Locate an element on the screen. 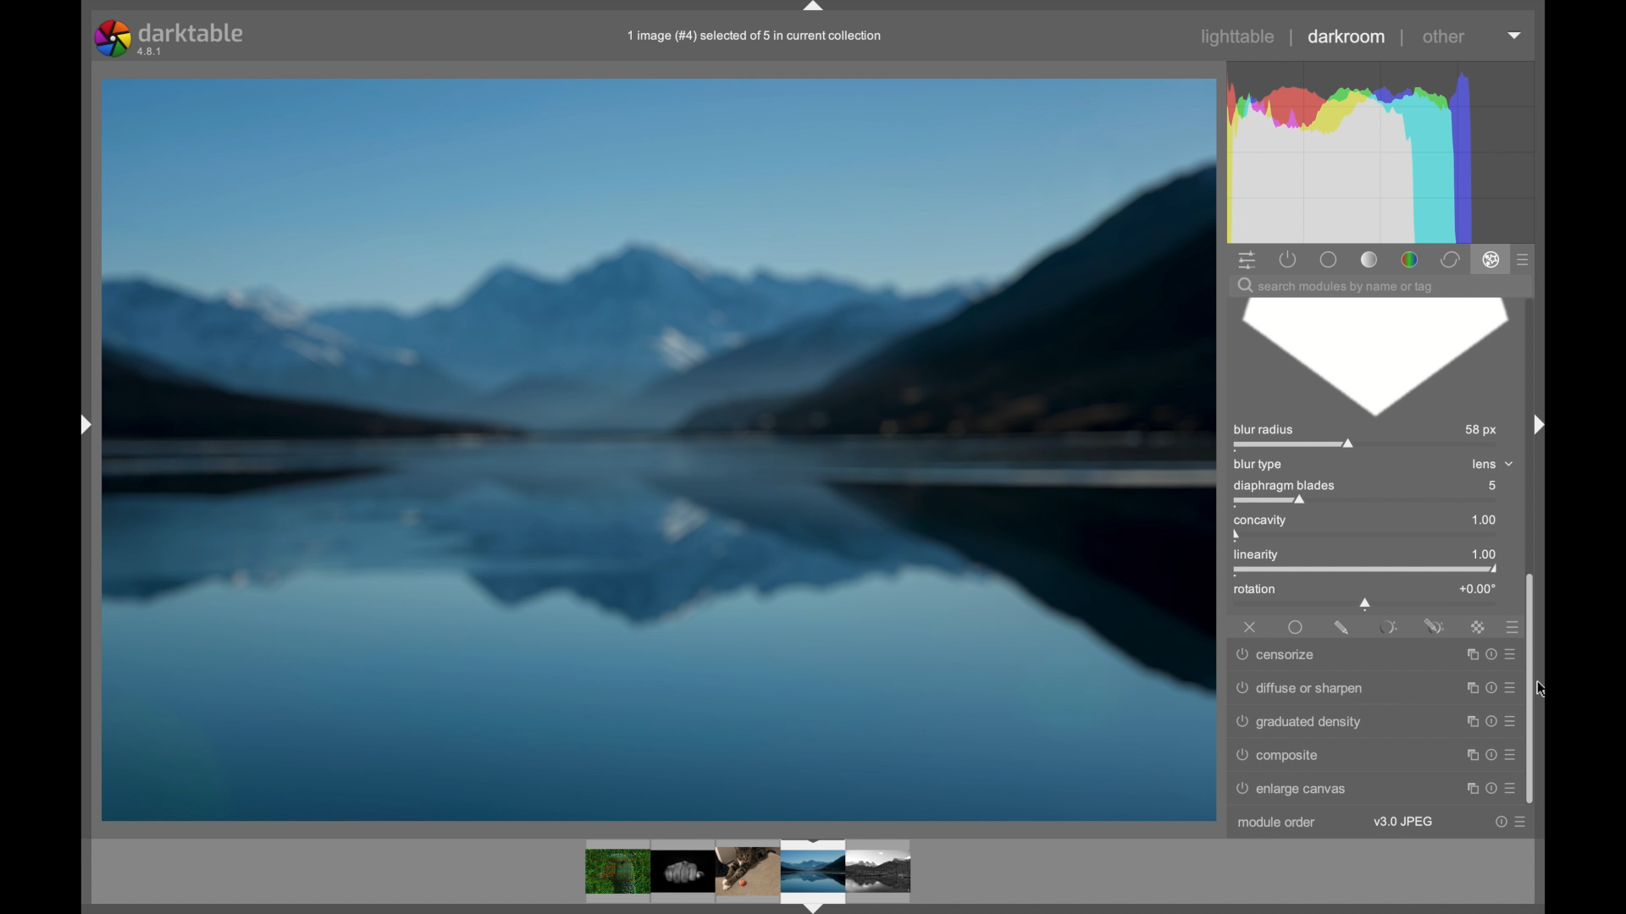 Image resolution: width=1626 pixels, height=914 pixels.  is located at coordinates (747, 872).